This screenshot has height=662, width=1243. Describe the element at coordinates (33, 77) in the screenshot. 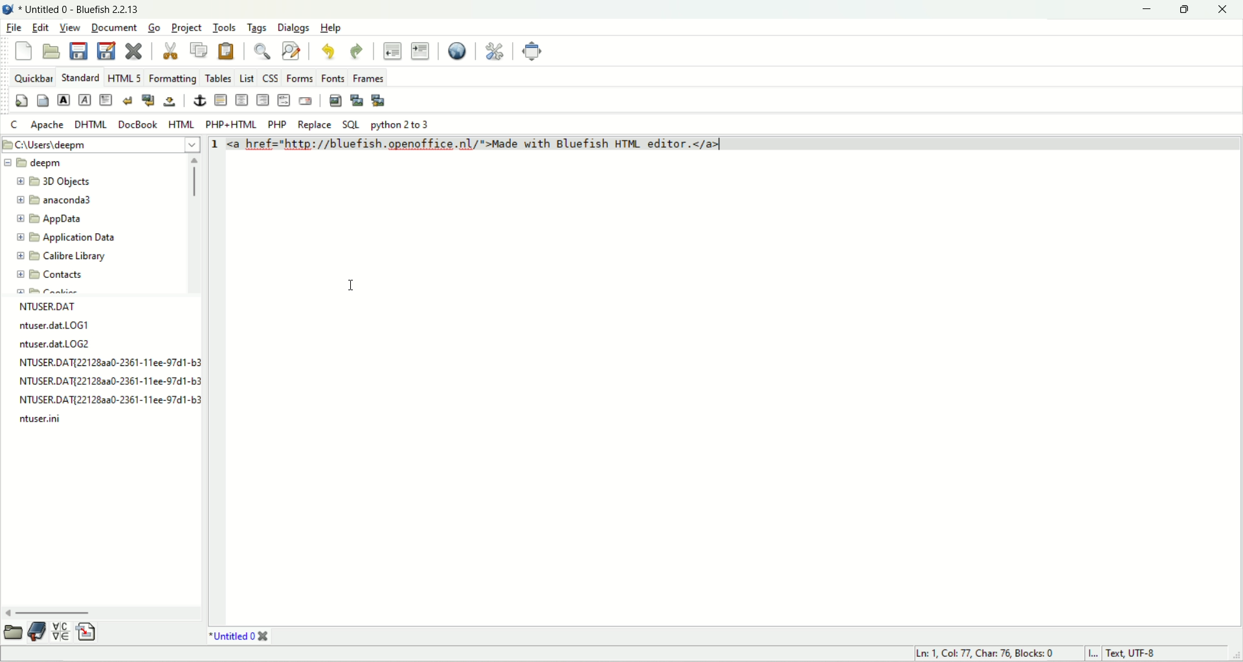

I see `Quickbar` at that location.